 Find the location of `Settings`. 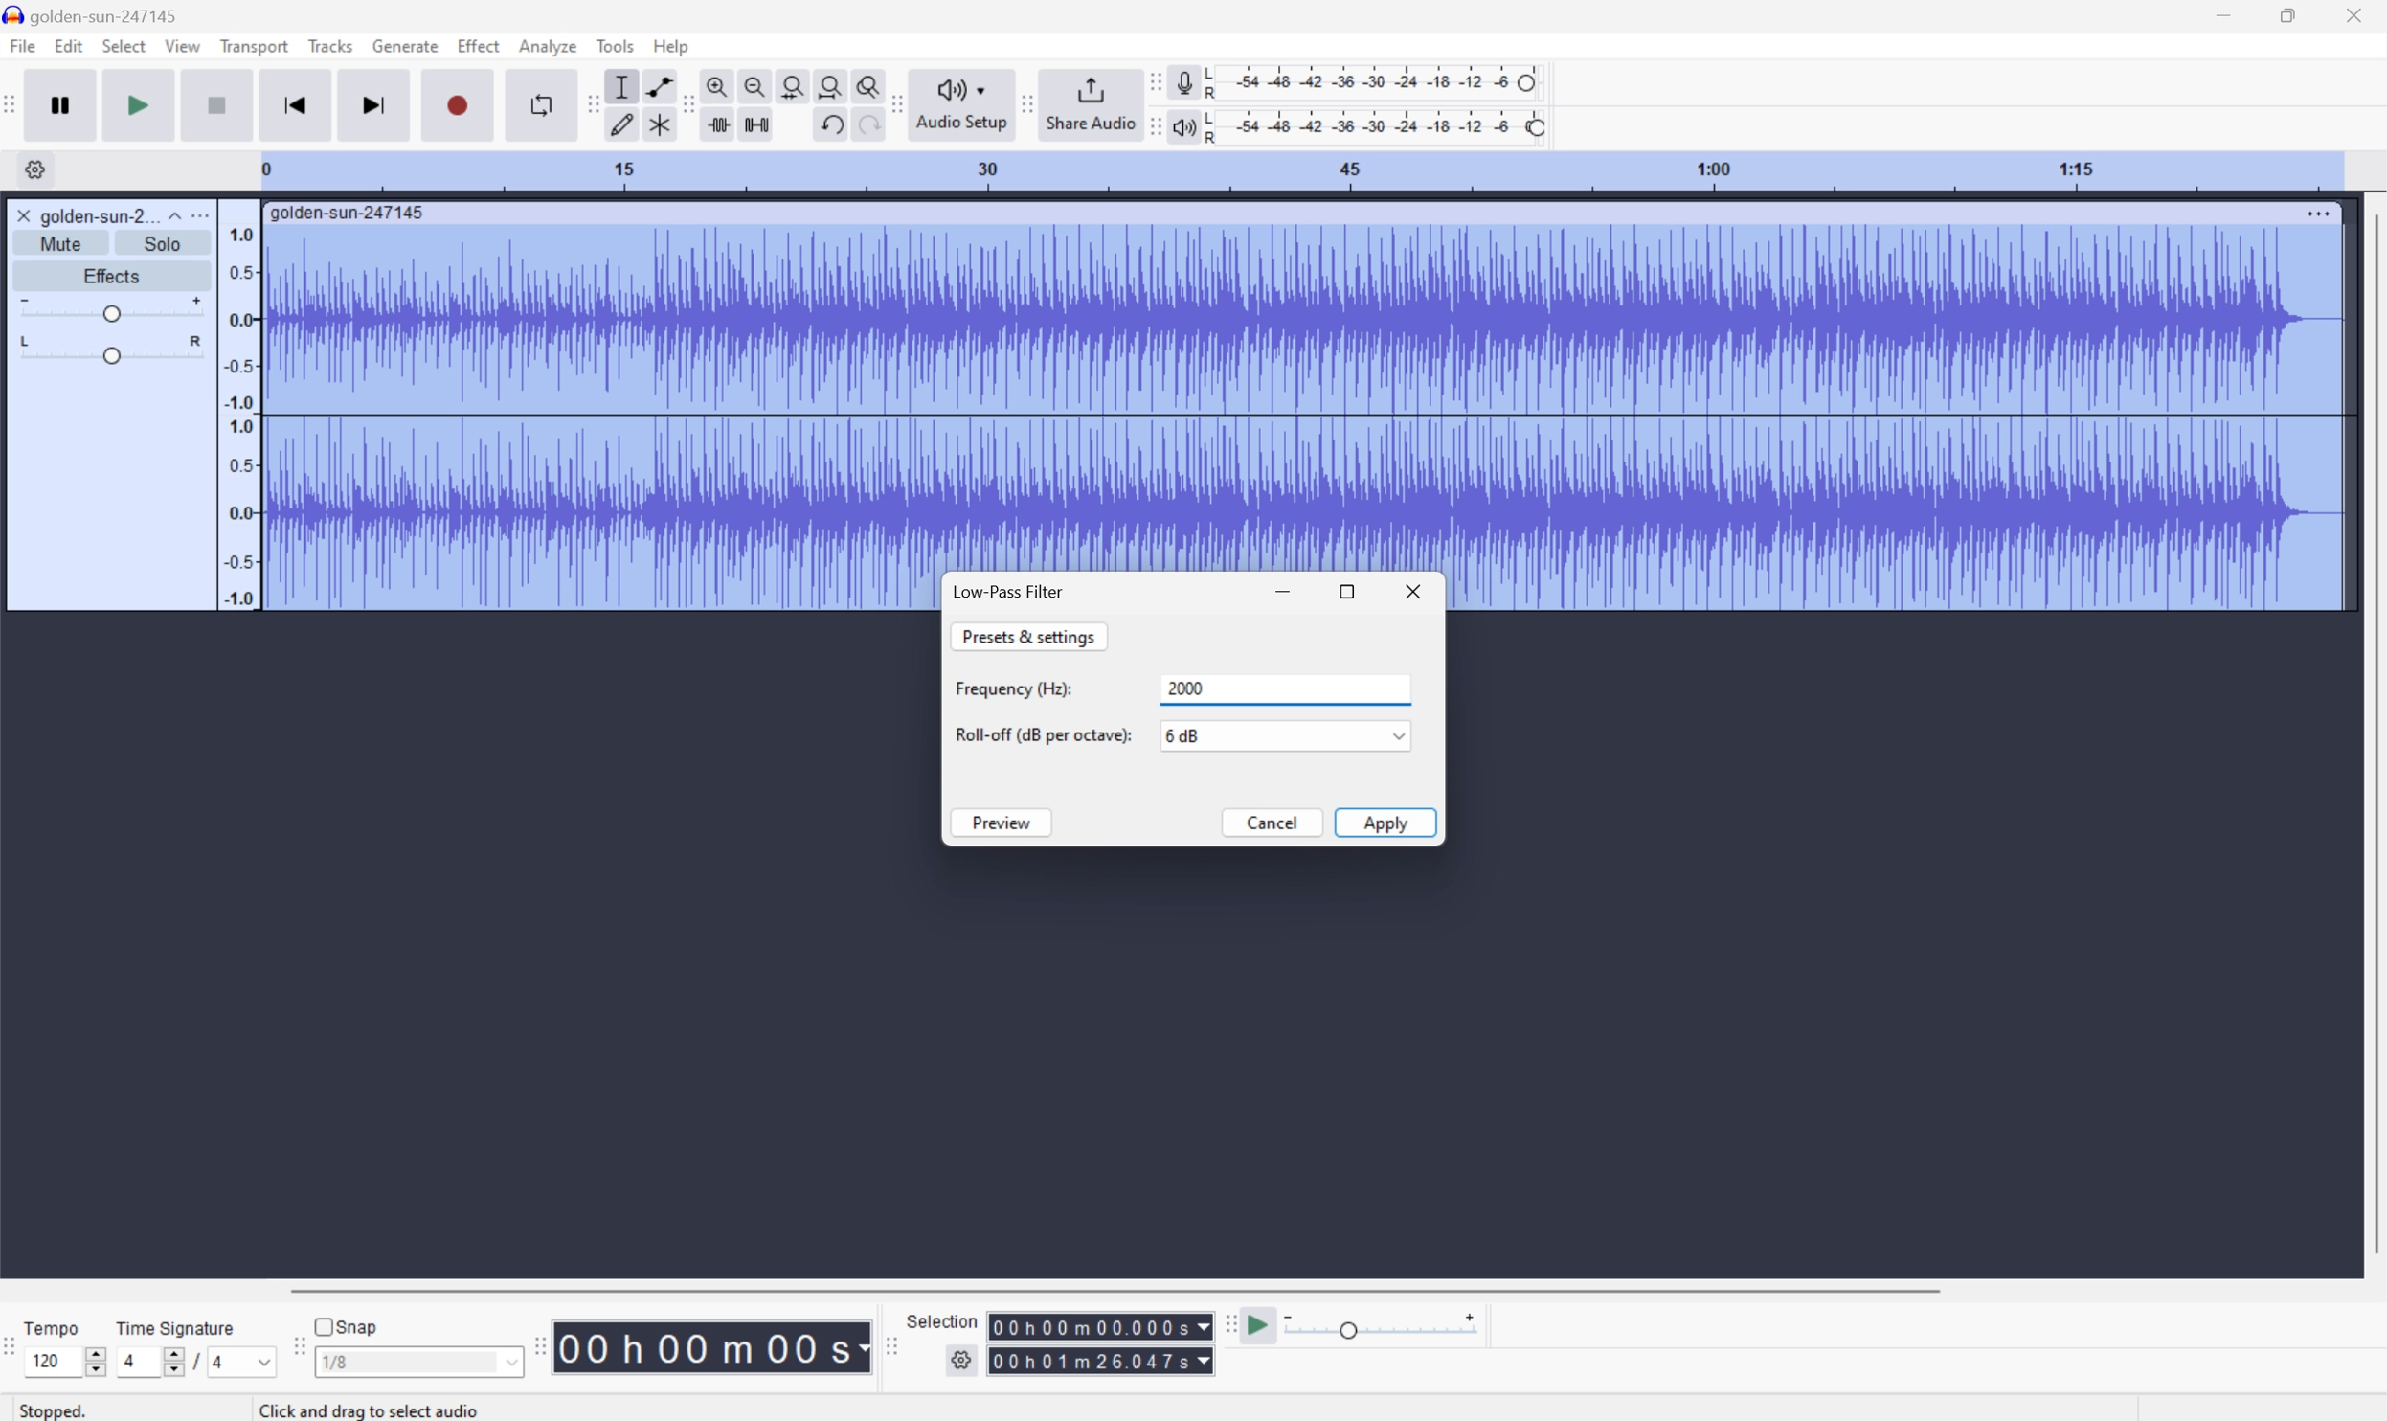

Settings is located at coordinates (32, 169).